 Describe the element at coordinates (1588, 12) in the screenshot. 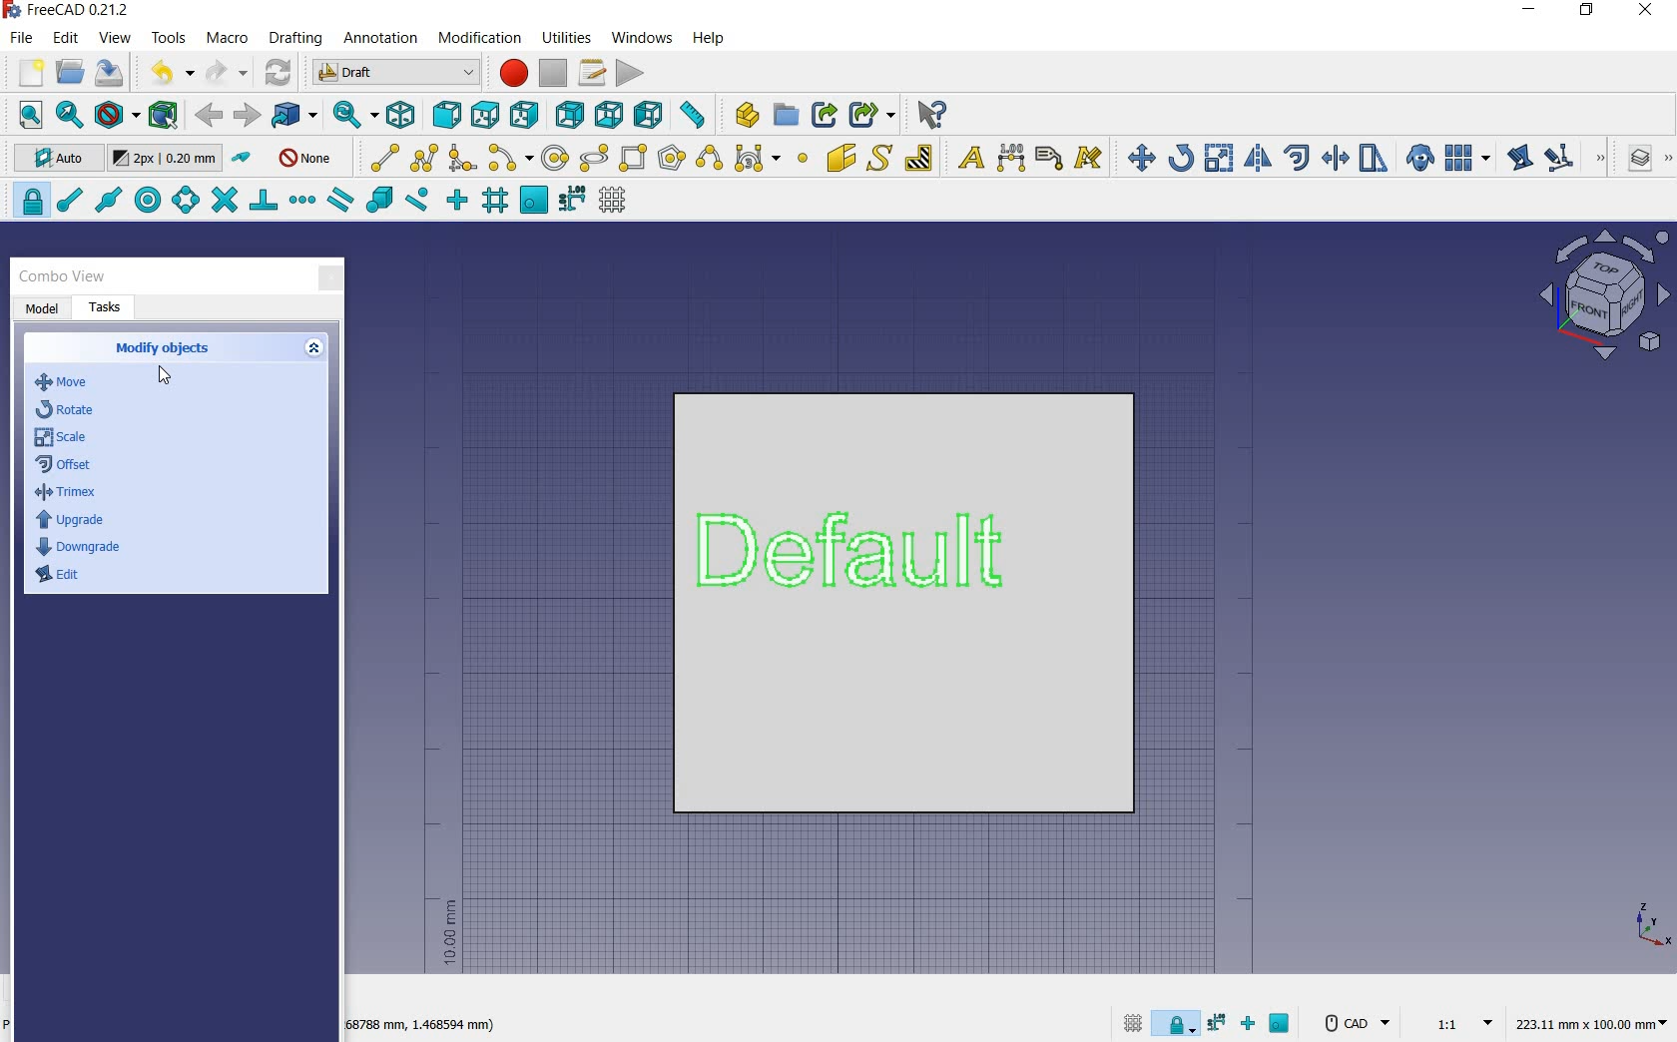

I see `restore down` at that location.